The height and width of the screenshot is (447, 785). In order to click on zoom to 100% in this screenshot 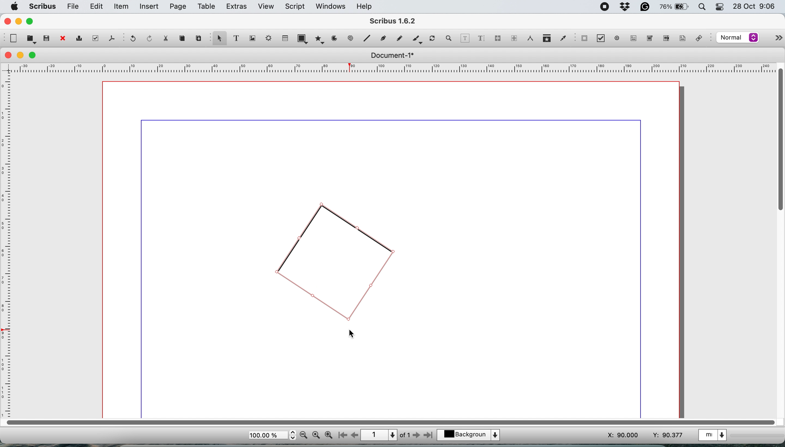, I will do `click(316, 436)`.